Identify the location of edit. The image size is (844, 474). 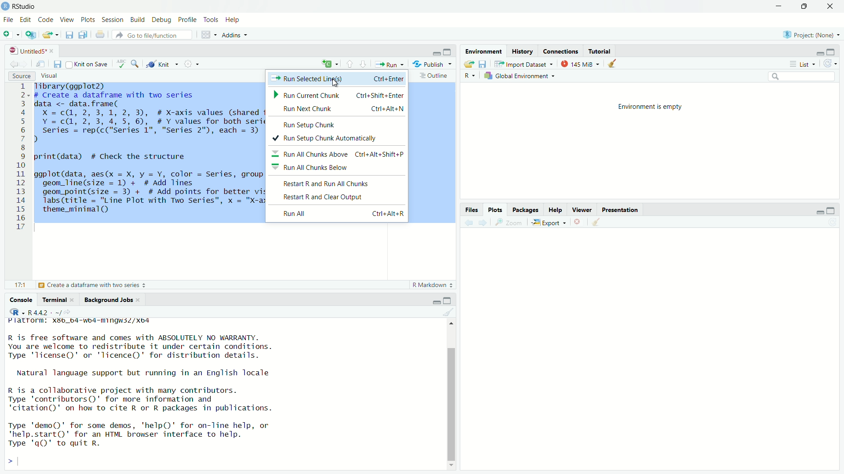
(26, 21).